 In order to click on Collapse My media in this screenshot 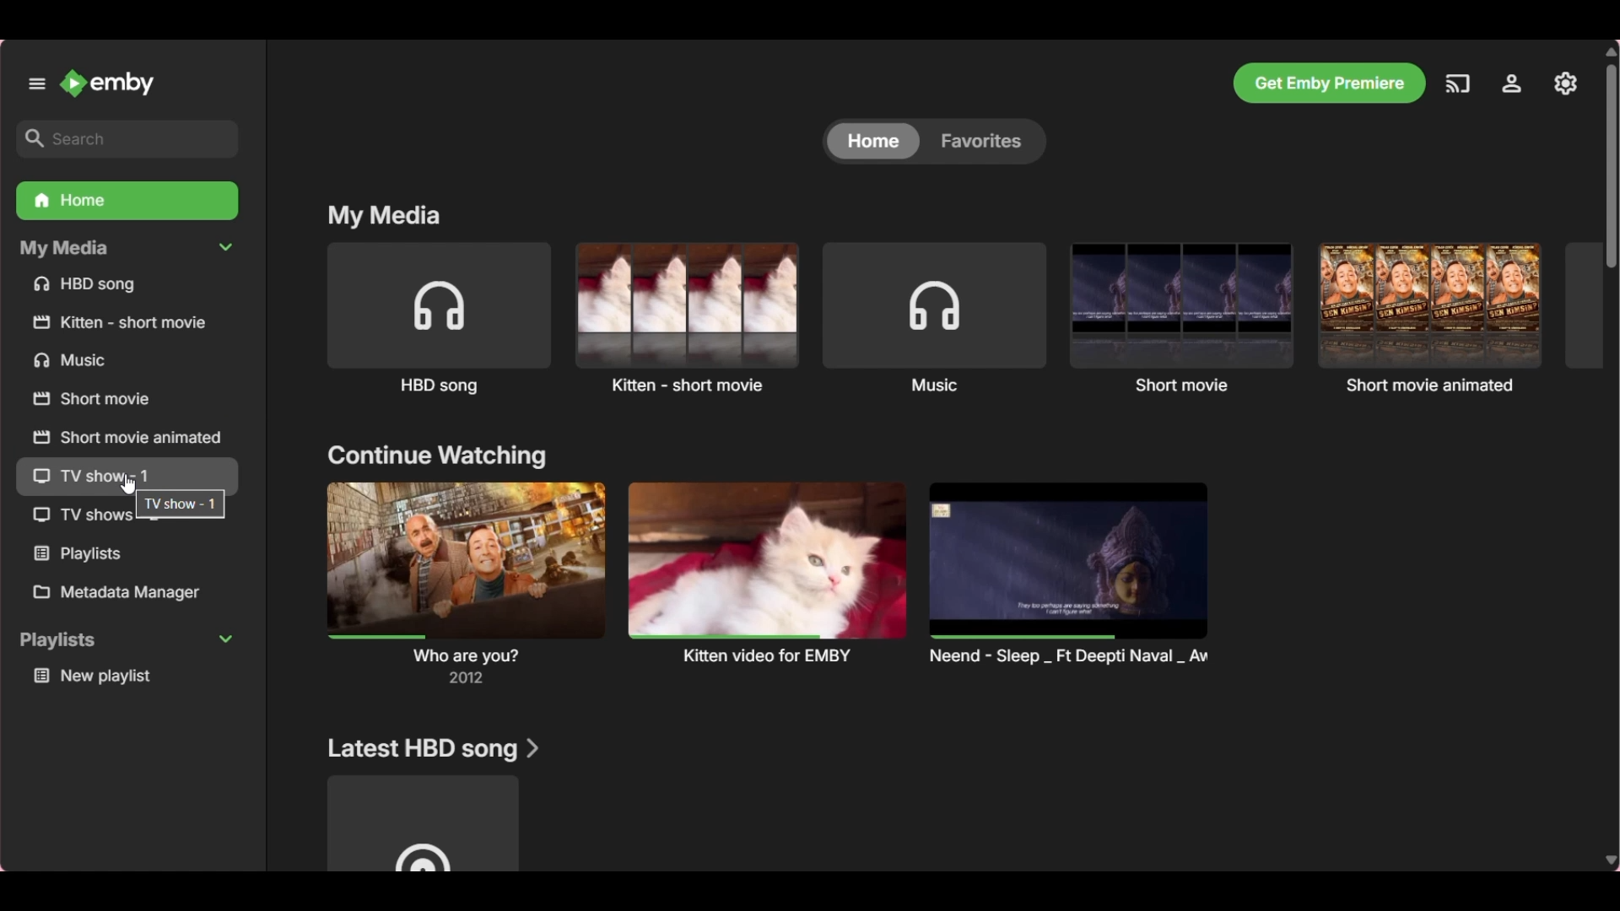, I will do `click(126, 249)`.